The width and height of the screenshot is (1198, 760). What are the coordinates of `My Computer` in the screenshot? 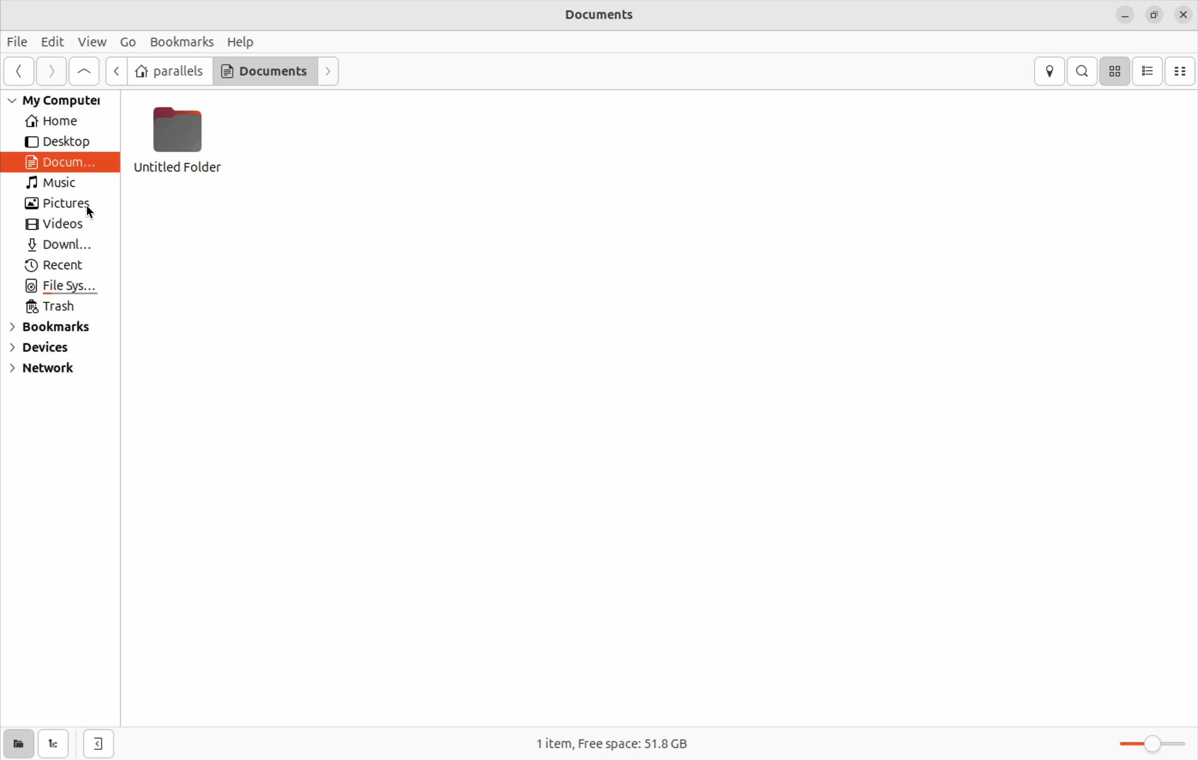 It's located at (59, 102).